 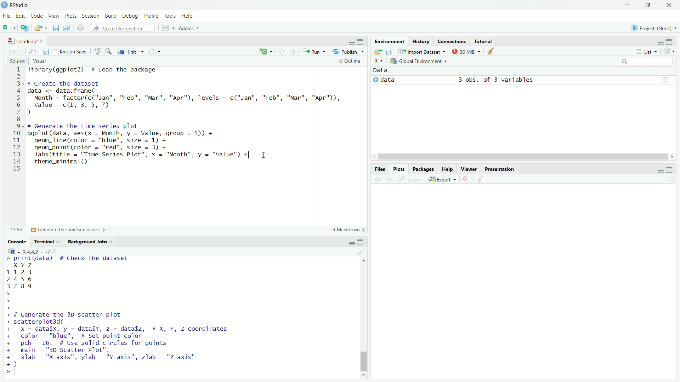 What do you see at coordinates (645, 62) in the screenshot?
I see `search field` at bounding box center [645, 62].